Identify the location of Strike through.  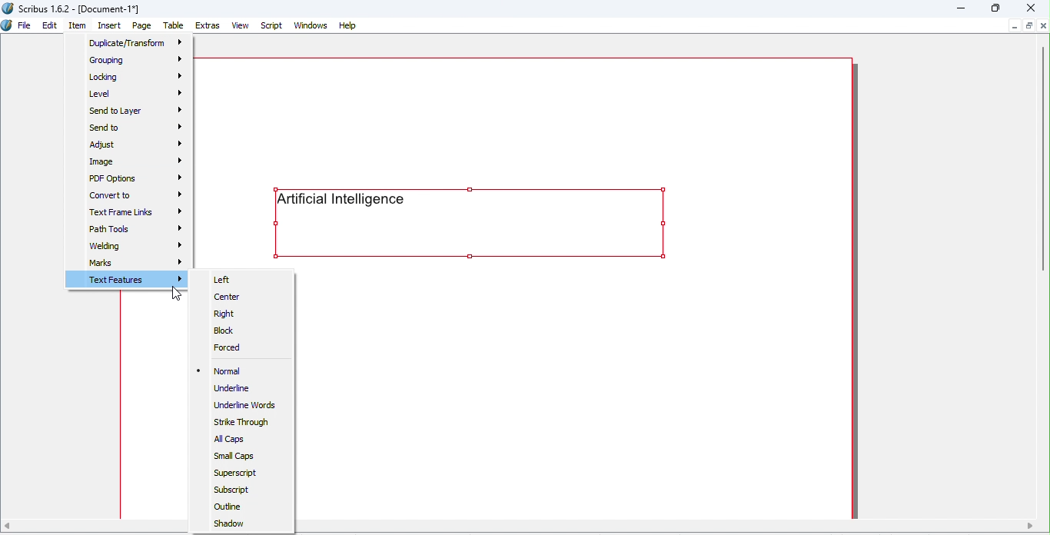
(241, 424).